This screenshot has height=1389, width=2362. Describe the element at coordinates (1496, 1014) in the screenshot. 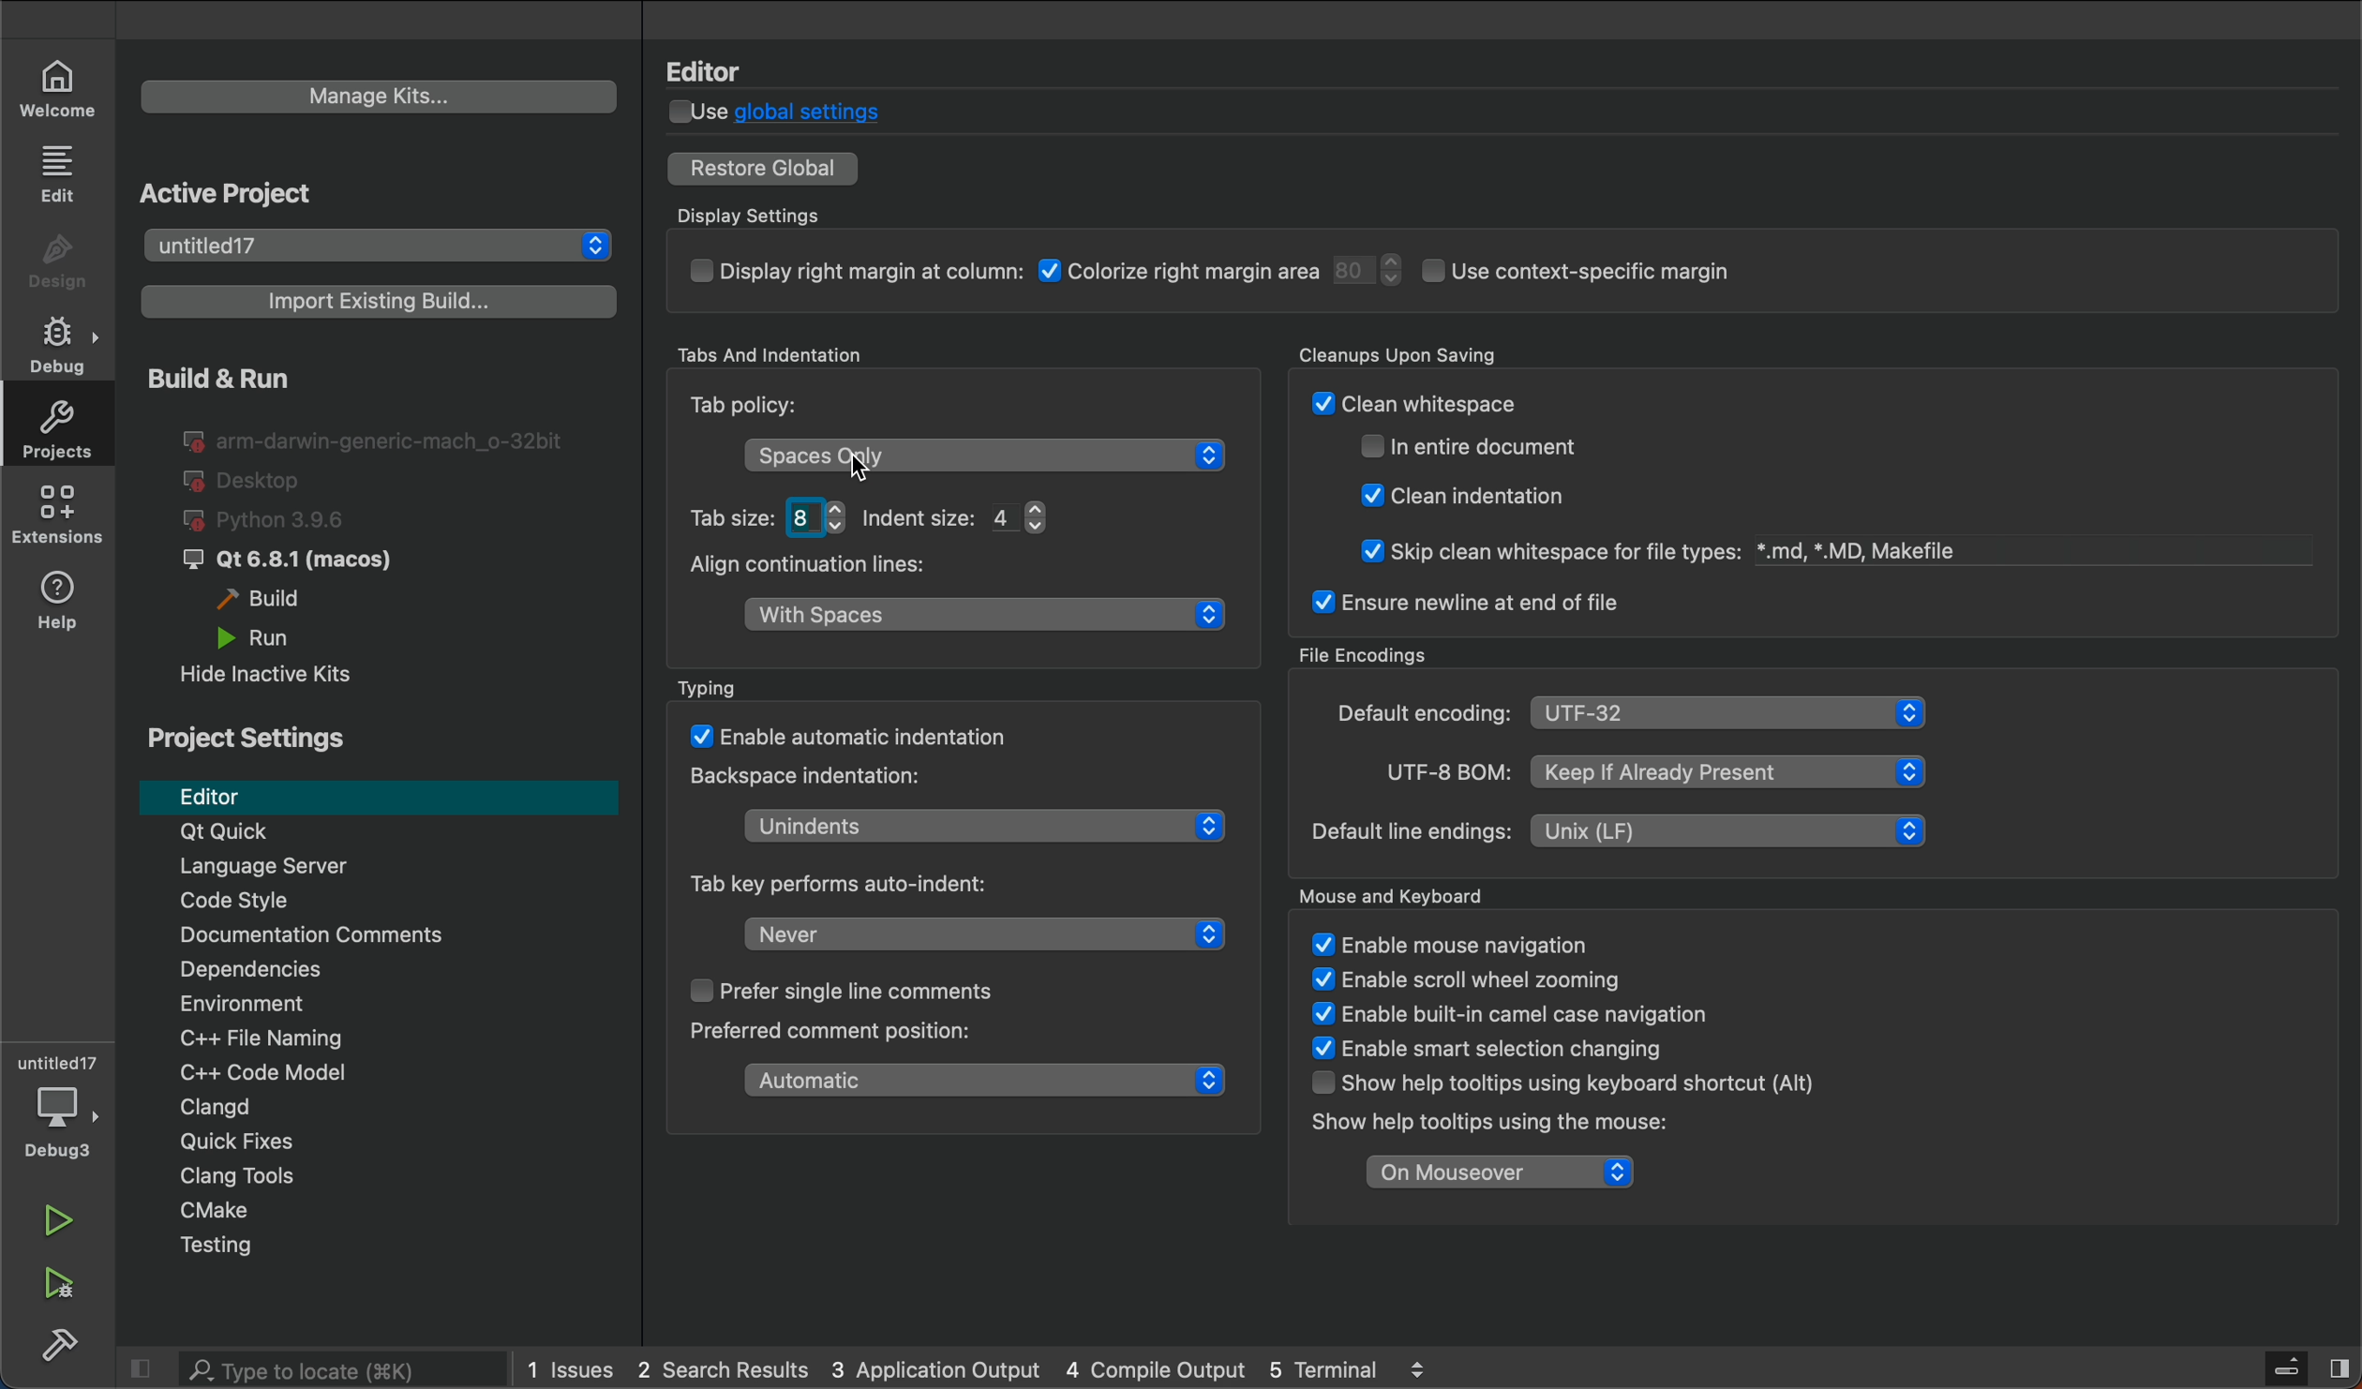

I see `enable built in` at that location.